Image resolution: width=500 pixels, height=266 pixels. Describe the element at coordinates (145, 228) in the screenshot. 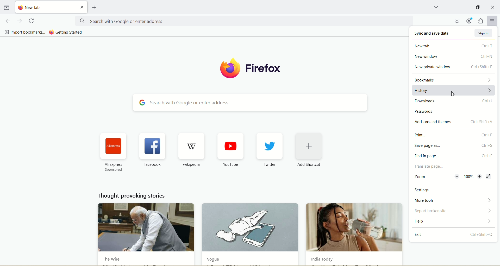

I see `The Wire news` at that location.